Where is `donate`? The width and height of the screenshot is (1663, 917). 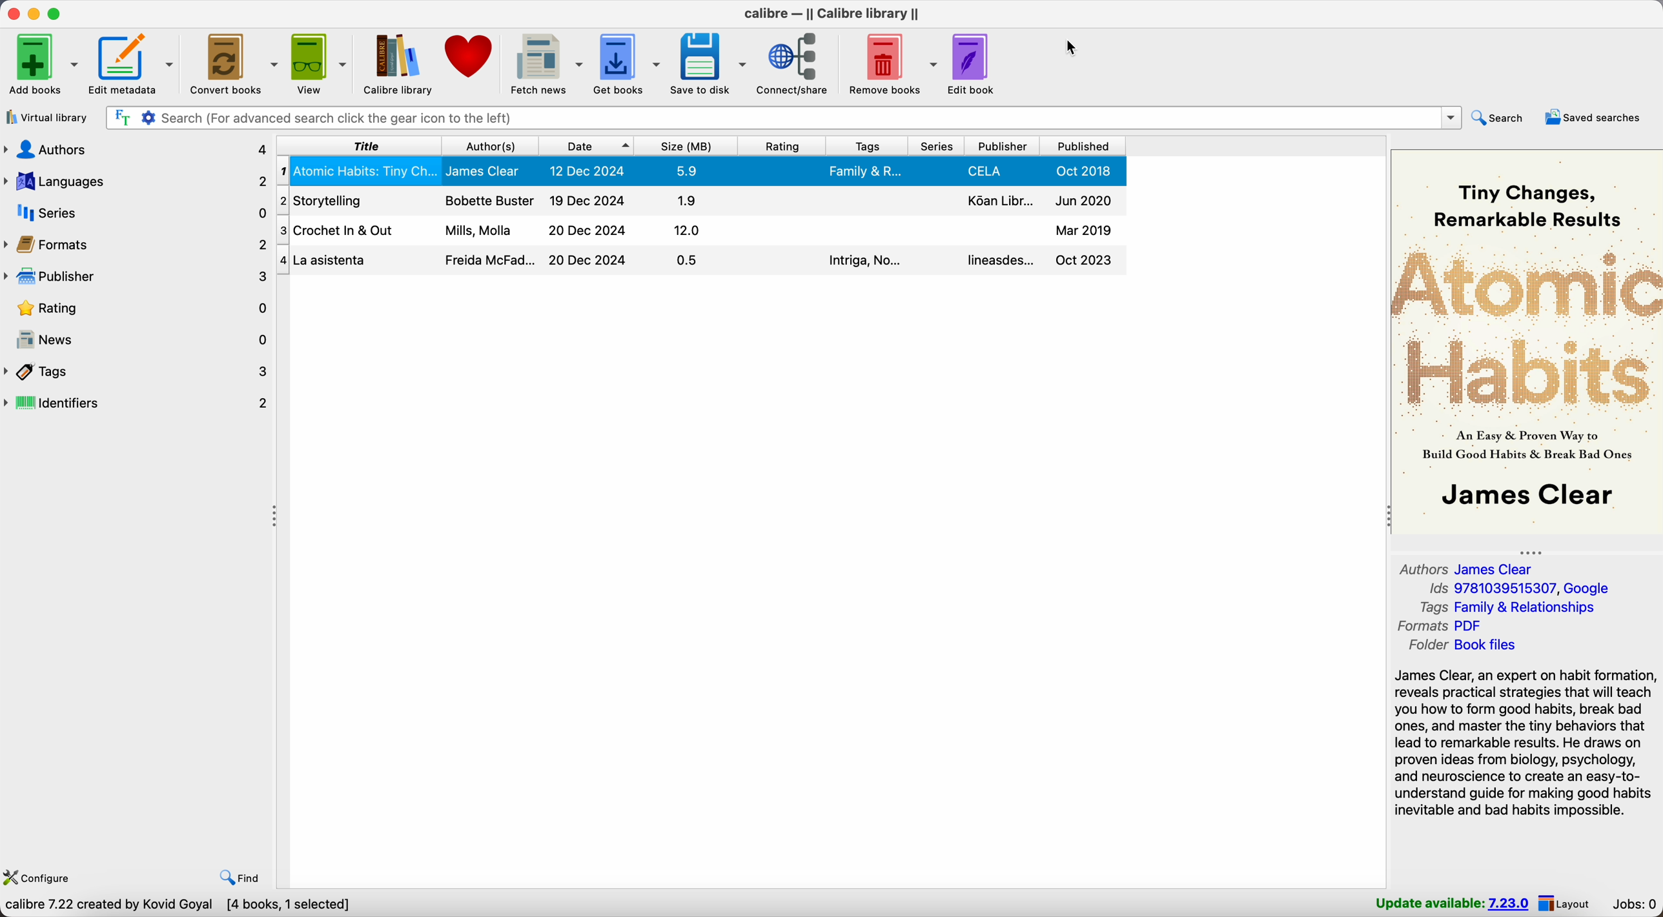 donate is located at coordinates (470, 55).